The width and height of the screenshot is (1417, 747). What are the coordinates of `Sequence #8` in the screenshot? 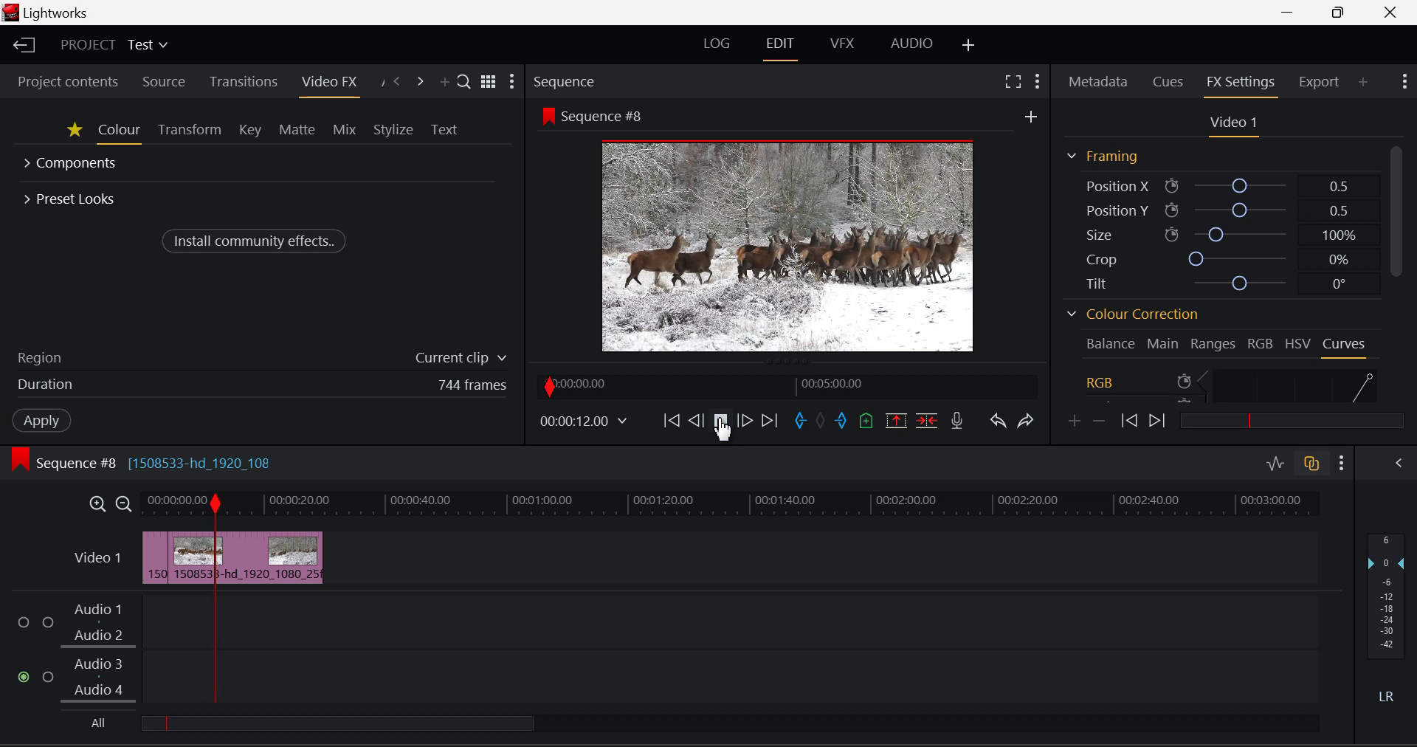 It's located at (596, 115).